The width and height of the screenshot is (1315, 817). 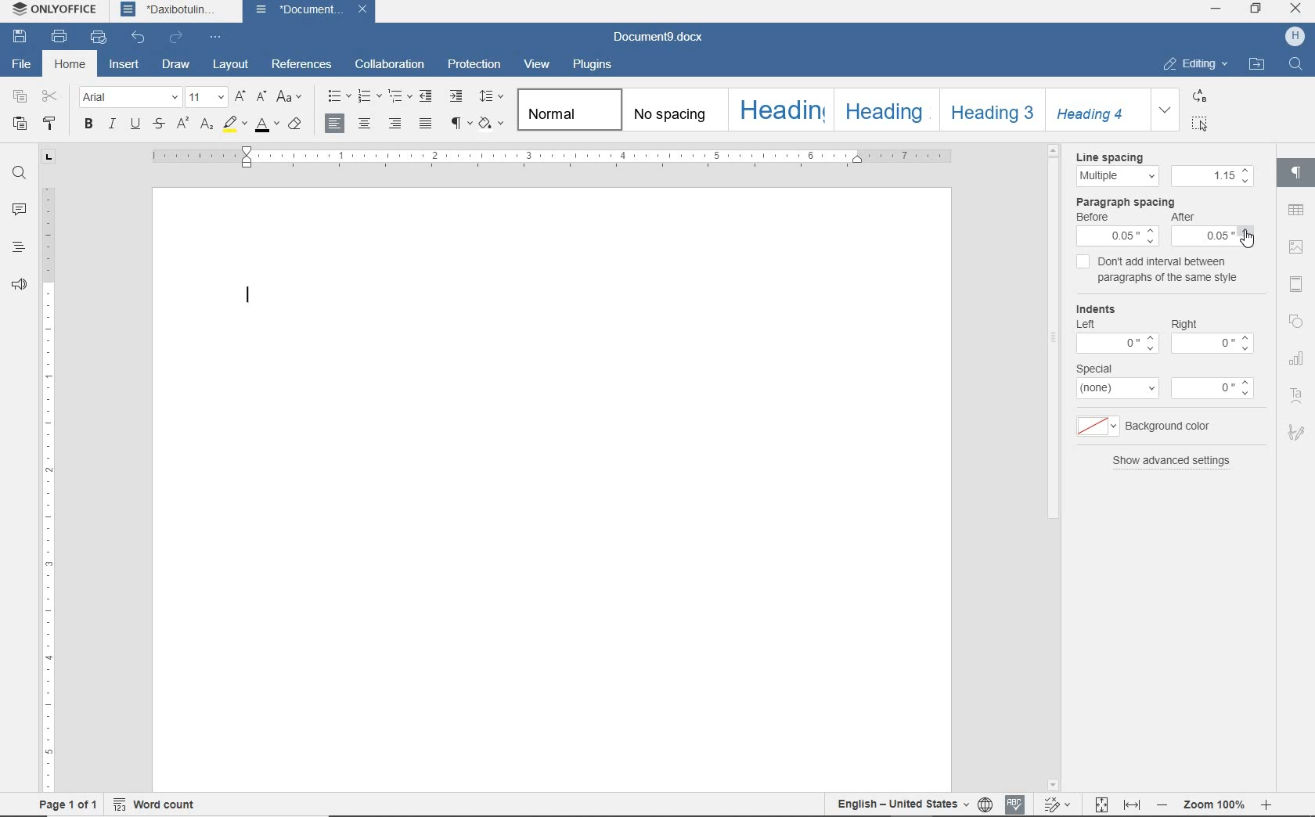 I want to click on no spacing, so click(x=673, y=111).